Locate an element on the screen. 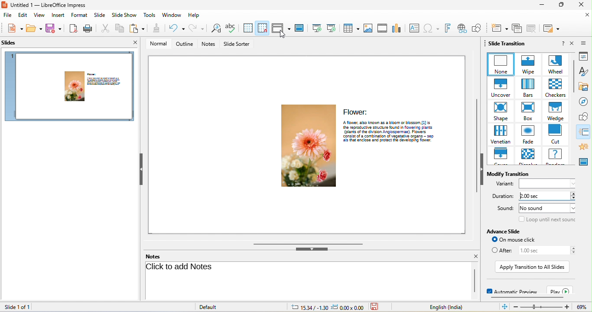  dissolve is located at coordinates (527, 156).